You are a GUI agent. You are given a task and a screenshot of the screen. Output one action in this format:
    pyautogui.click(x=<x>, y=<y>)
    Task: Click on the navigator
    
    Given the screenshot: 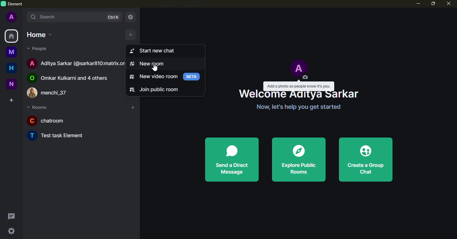 What is the action you would take?
    pyautogui.click(x=130, y=17)
    